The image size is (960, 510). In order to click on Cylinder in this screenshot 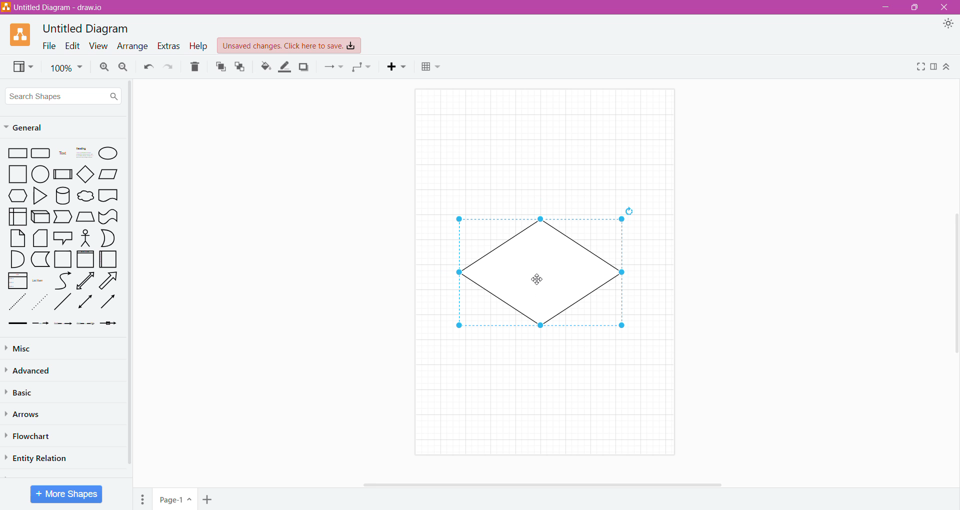, I will do `click(63, 196)`.